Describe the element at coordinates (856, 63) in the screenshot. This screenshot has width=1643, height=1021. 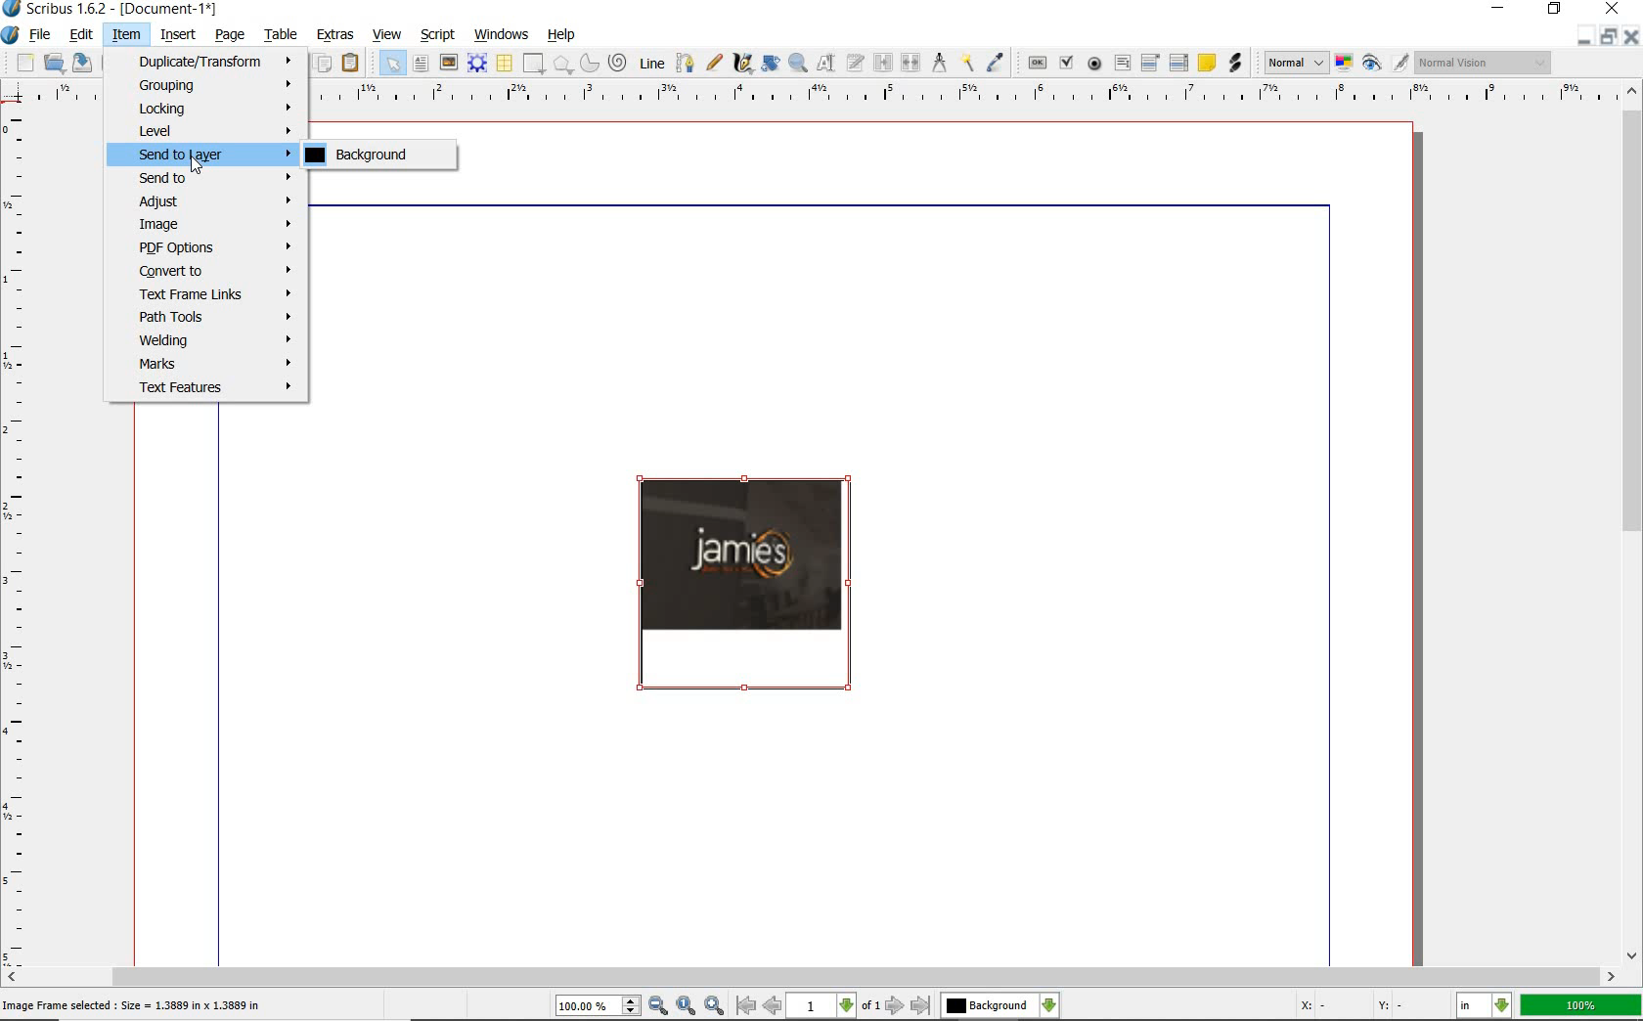
I see `edit text with story editor` at that location.